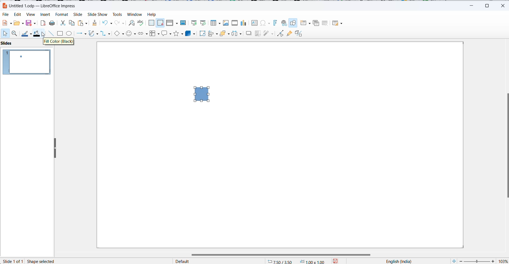  What do you see at coordinates (77, 15) in the screenshot?
I see `Slide` at bounding box center [77, 15].